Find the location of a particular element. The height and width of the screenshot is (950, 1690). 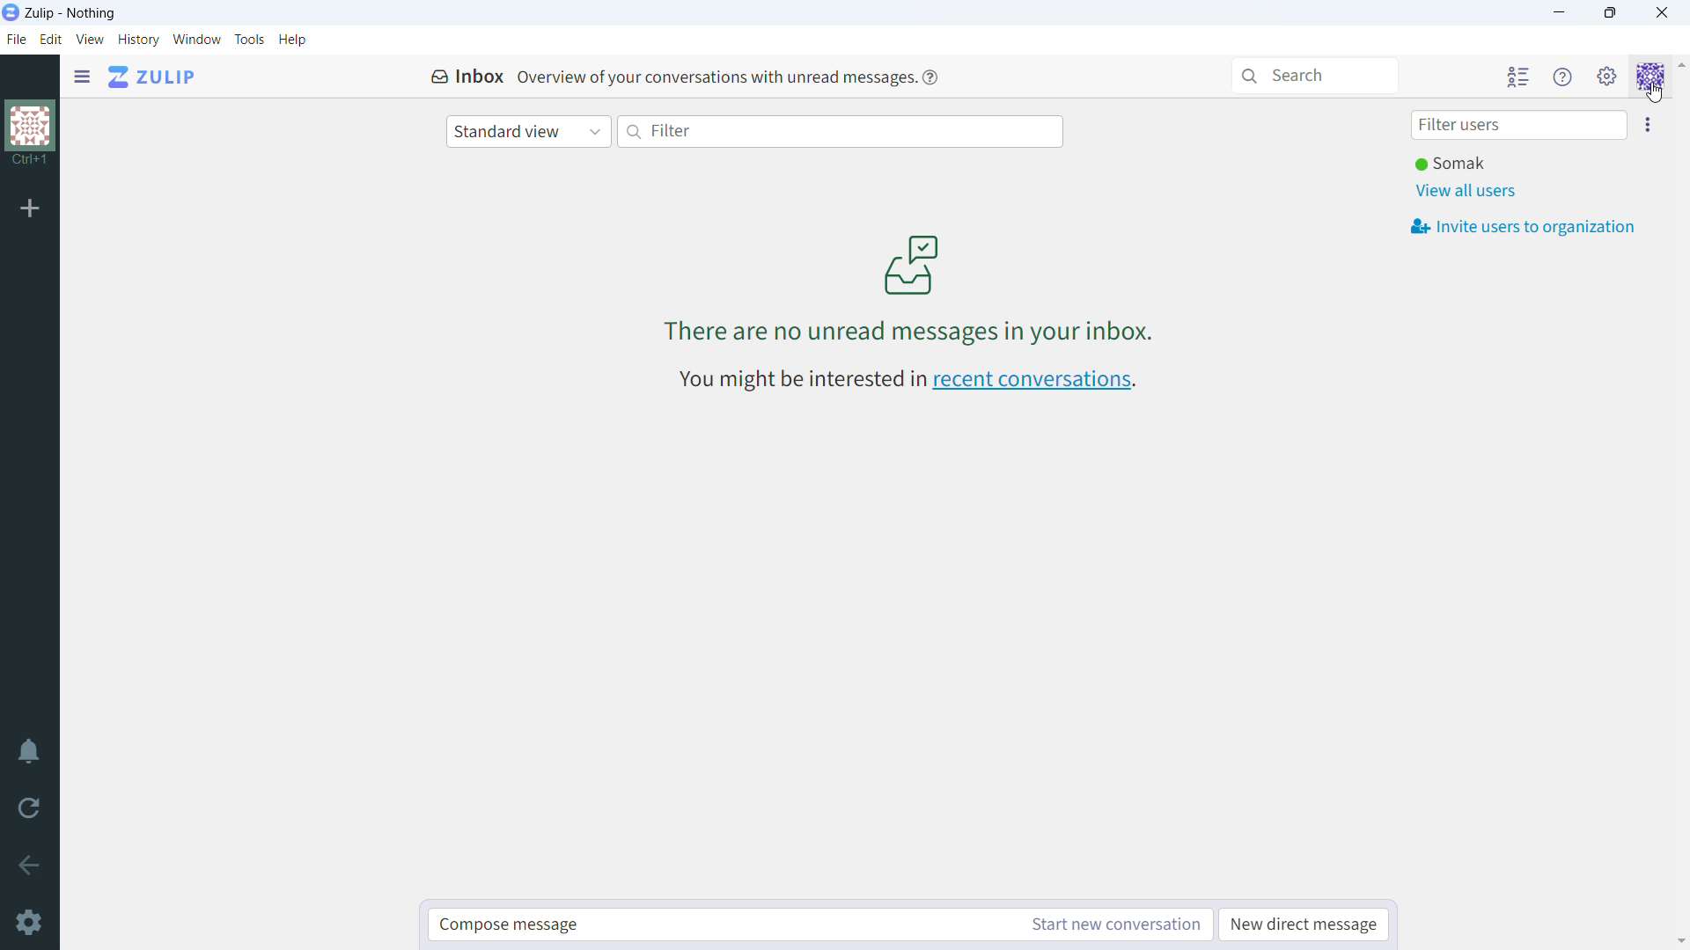

active status is located at coordinates (1452, 164).